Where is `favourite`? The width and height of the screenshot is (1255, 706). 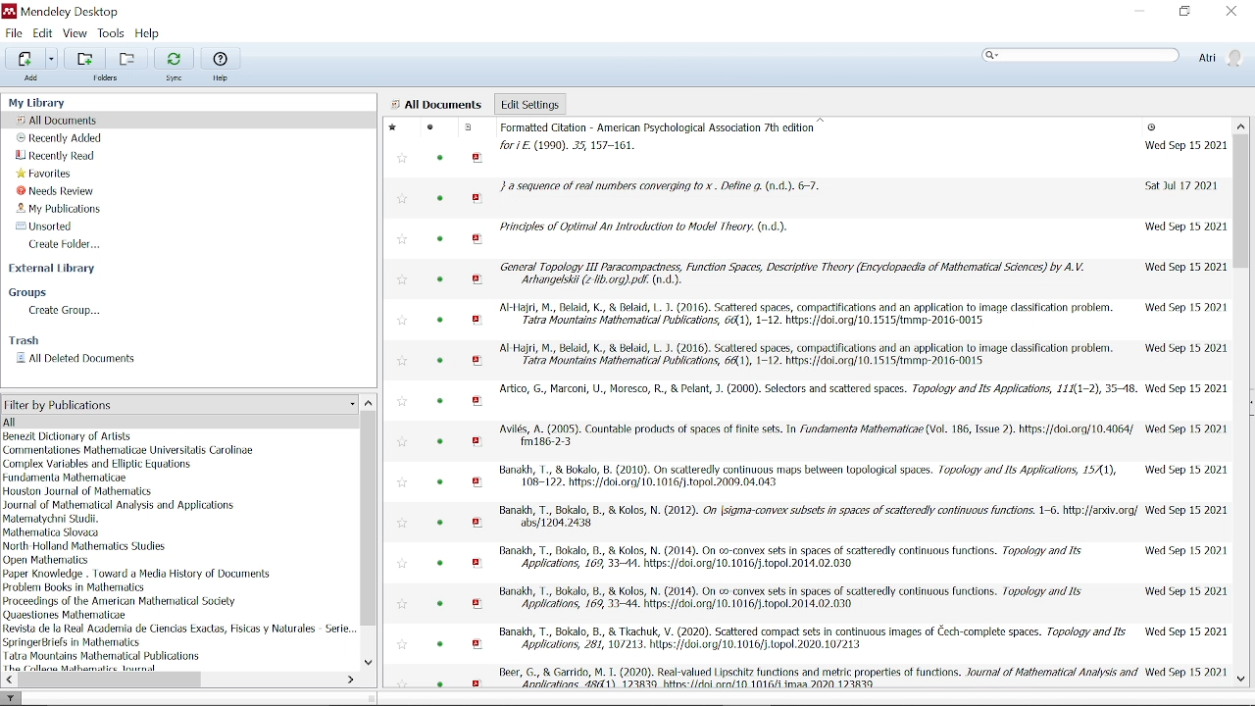 favourite is located at coordinates (404, 280).